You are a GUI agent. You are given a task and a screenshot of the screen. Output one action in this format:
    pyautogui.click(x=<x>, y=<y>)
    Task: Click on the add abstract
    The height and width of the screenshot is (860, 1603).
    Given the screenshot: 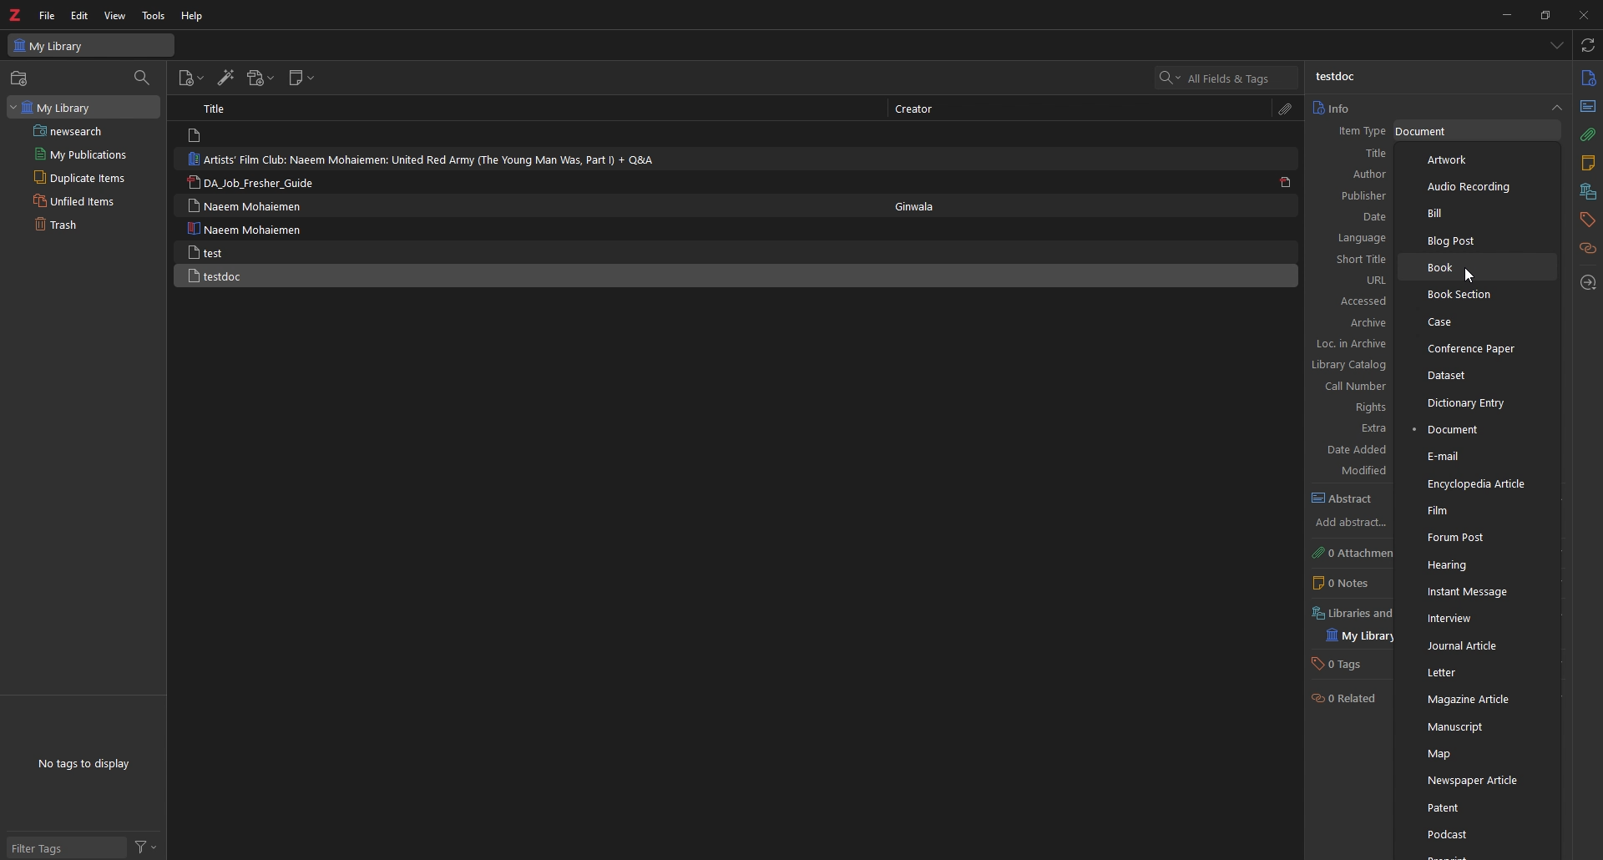 What is the action you would take?
    pyautogui.click(x=1349, y=524)
    